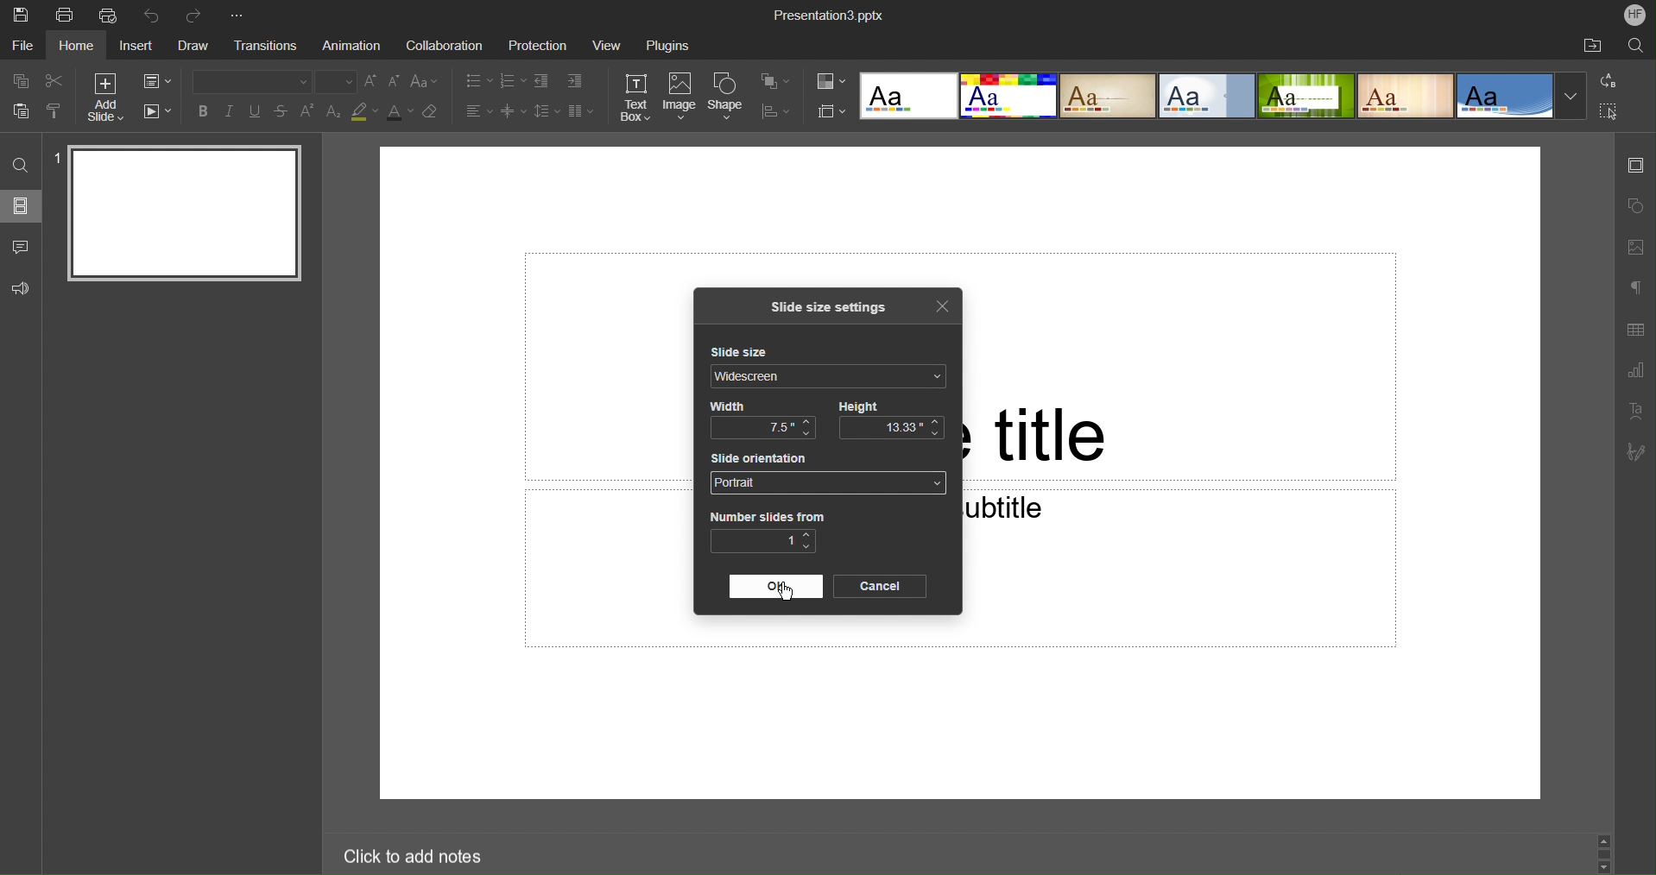  Describe the element at coordinates (540, 47) in the screenshot. I see `Protection` at that location.